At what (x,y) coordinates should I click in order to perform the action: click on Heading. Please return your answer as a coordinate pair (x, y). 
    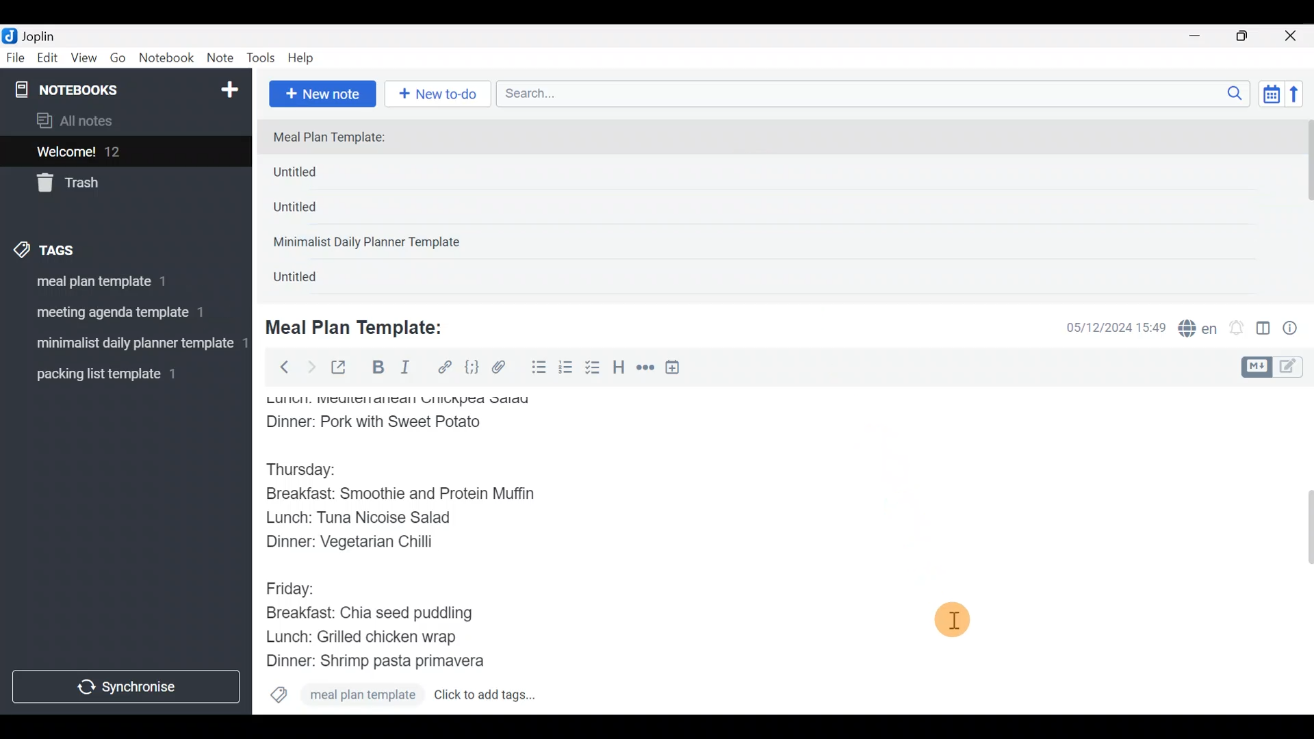
    Looking at the image, I should click on (619, 369).